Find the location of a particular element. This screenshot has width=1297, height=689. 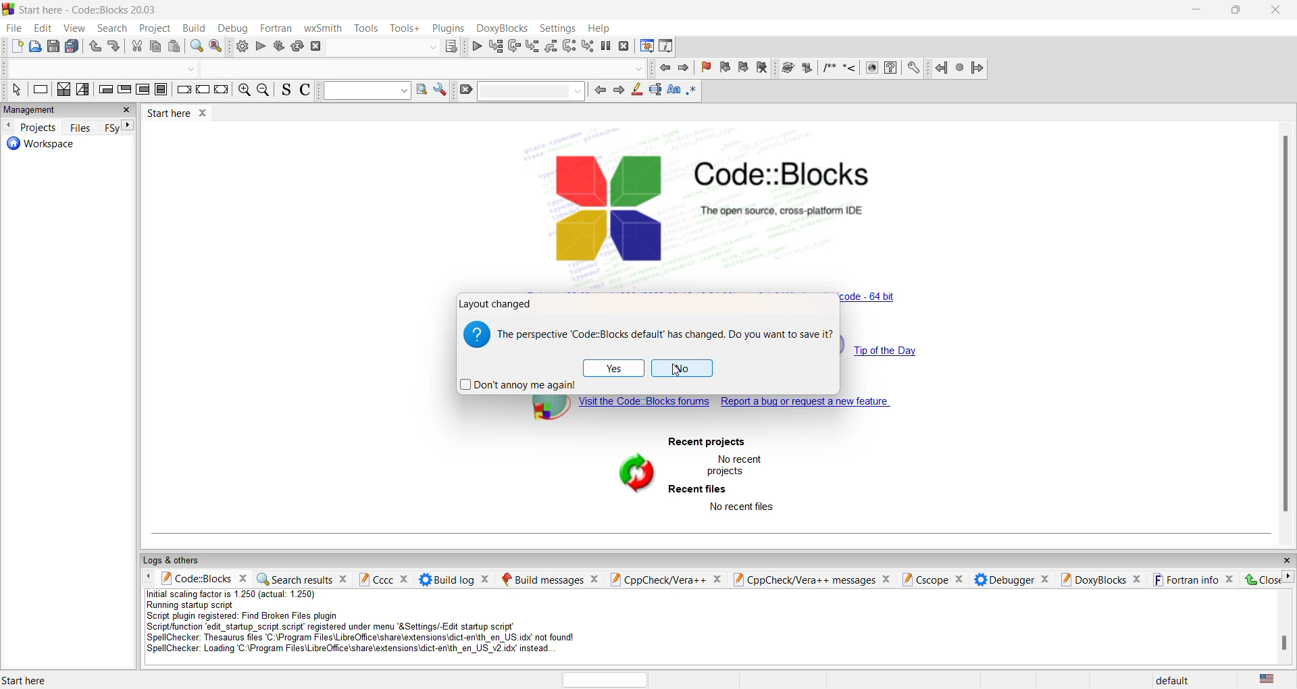

recent files is located at coordinates (698, 490).